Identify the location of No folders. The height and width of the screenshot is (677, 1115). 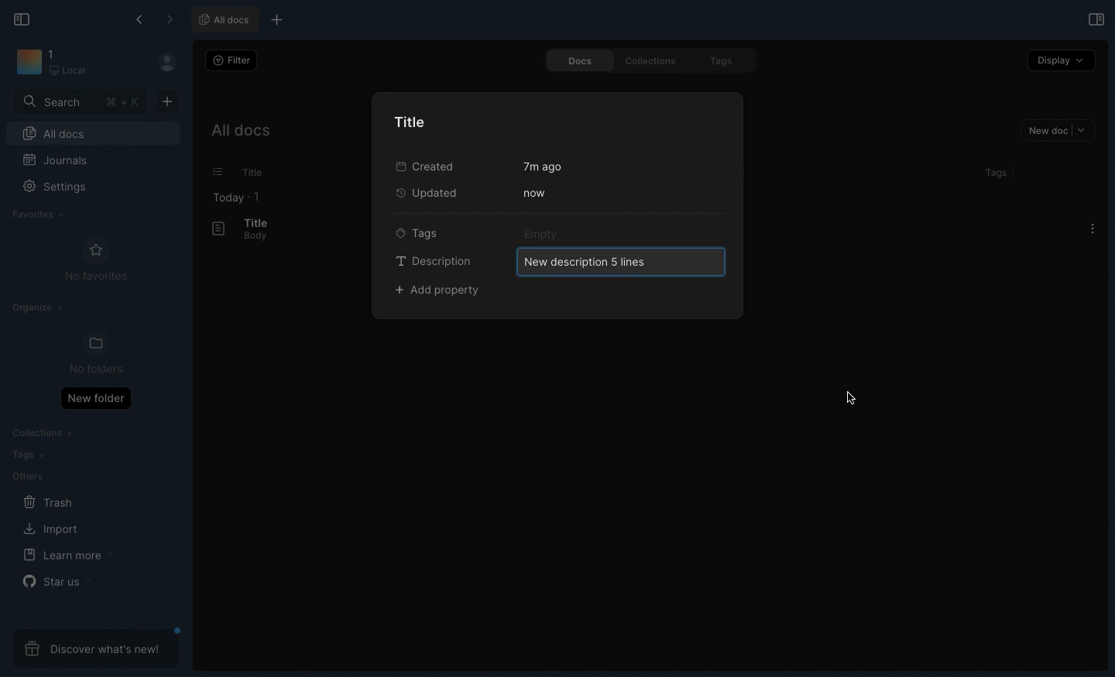
(90, 353).